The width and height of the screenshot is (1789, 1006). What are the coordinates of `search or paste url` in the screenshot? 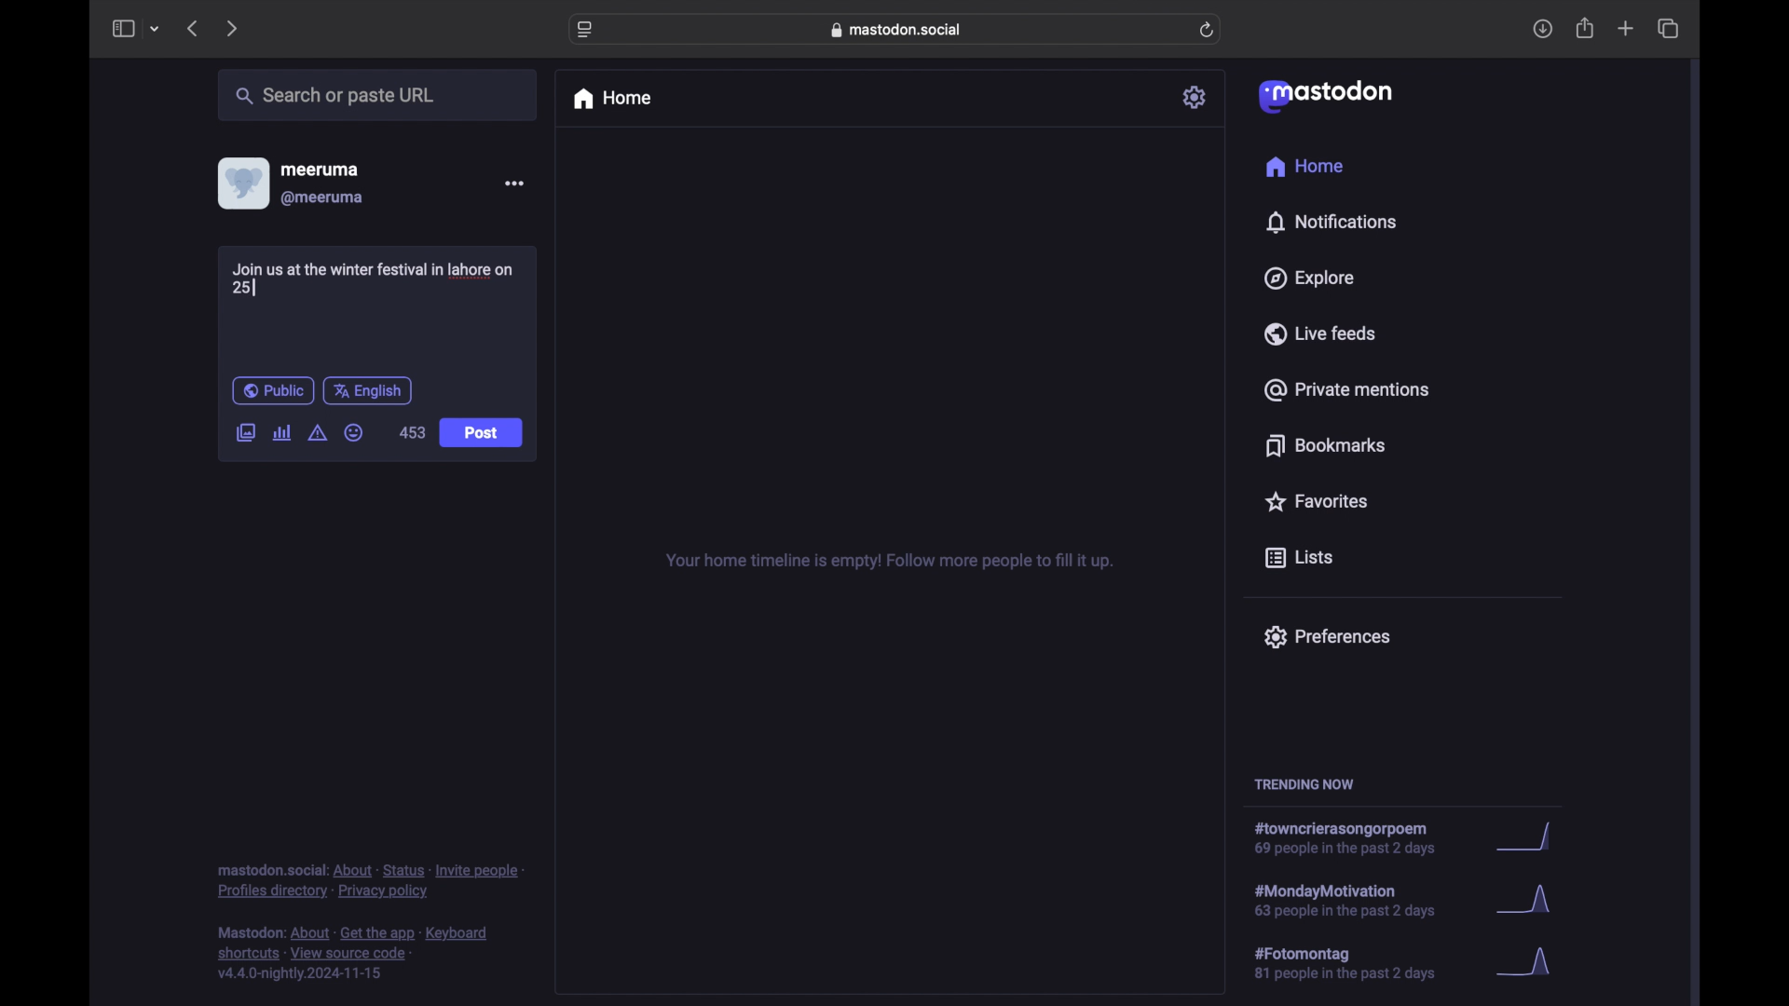 It's located at (335, 96).